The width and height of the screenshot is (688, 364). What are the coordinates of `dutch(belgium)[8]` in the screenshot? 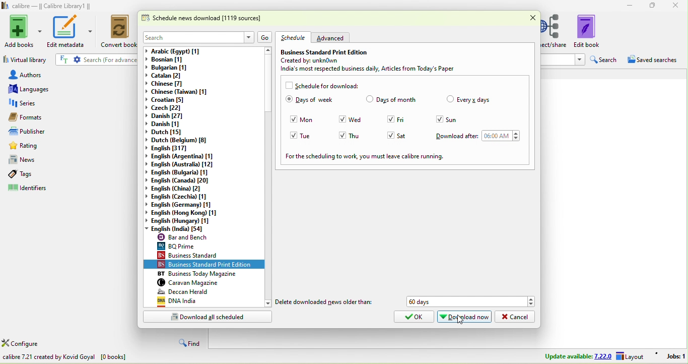 It's located at (178, 141).